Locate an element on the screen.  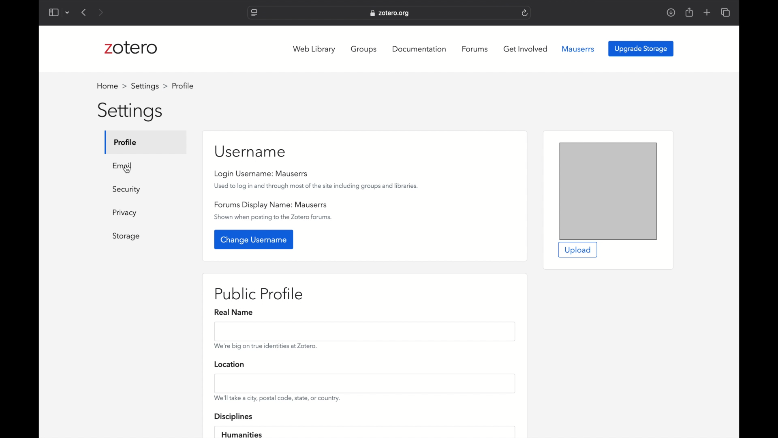
disciplines is located at coordinates (234, 417).